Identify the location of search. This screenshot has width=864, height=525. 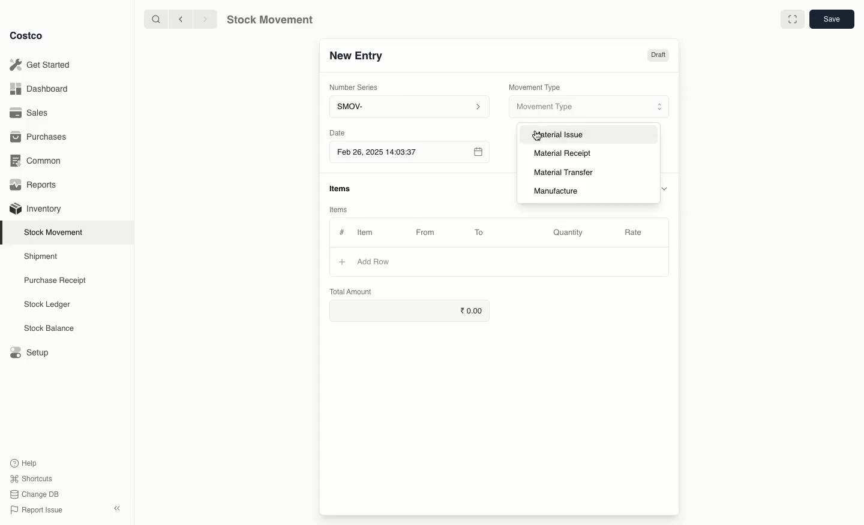
(157, 20).